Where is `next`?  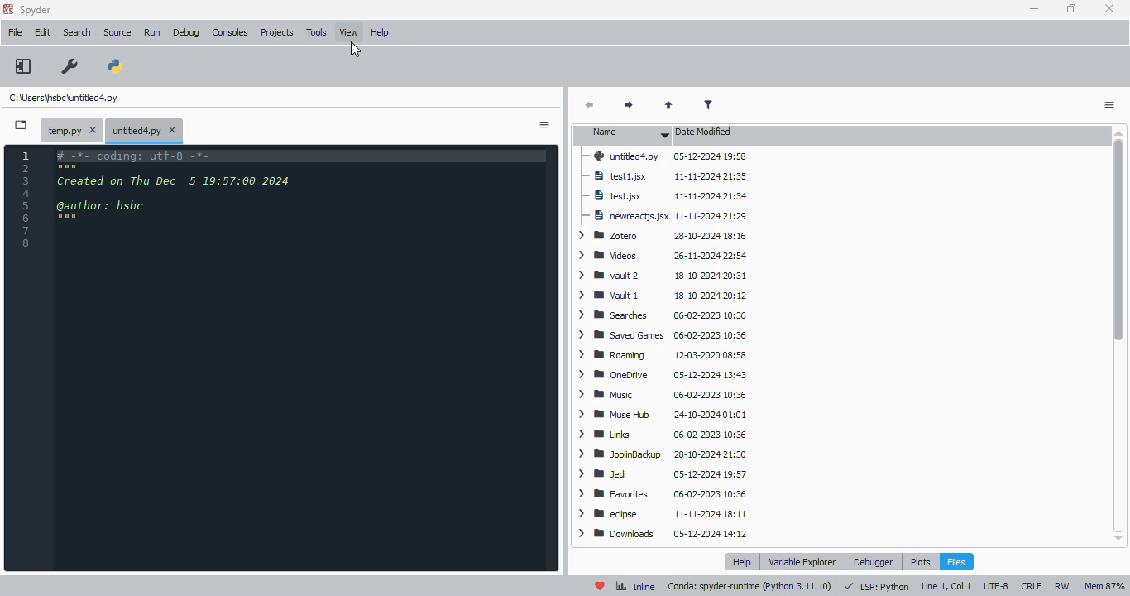
next is located at coordinates (630, 106).